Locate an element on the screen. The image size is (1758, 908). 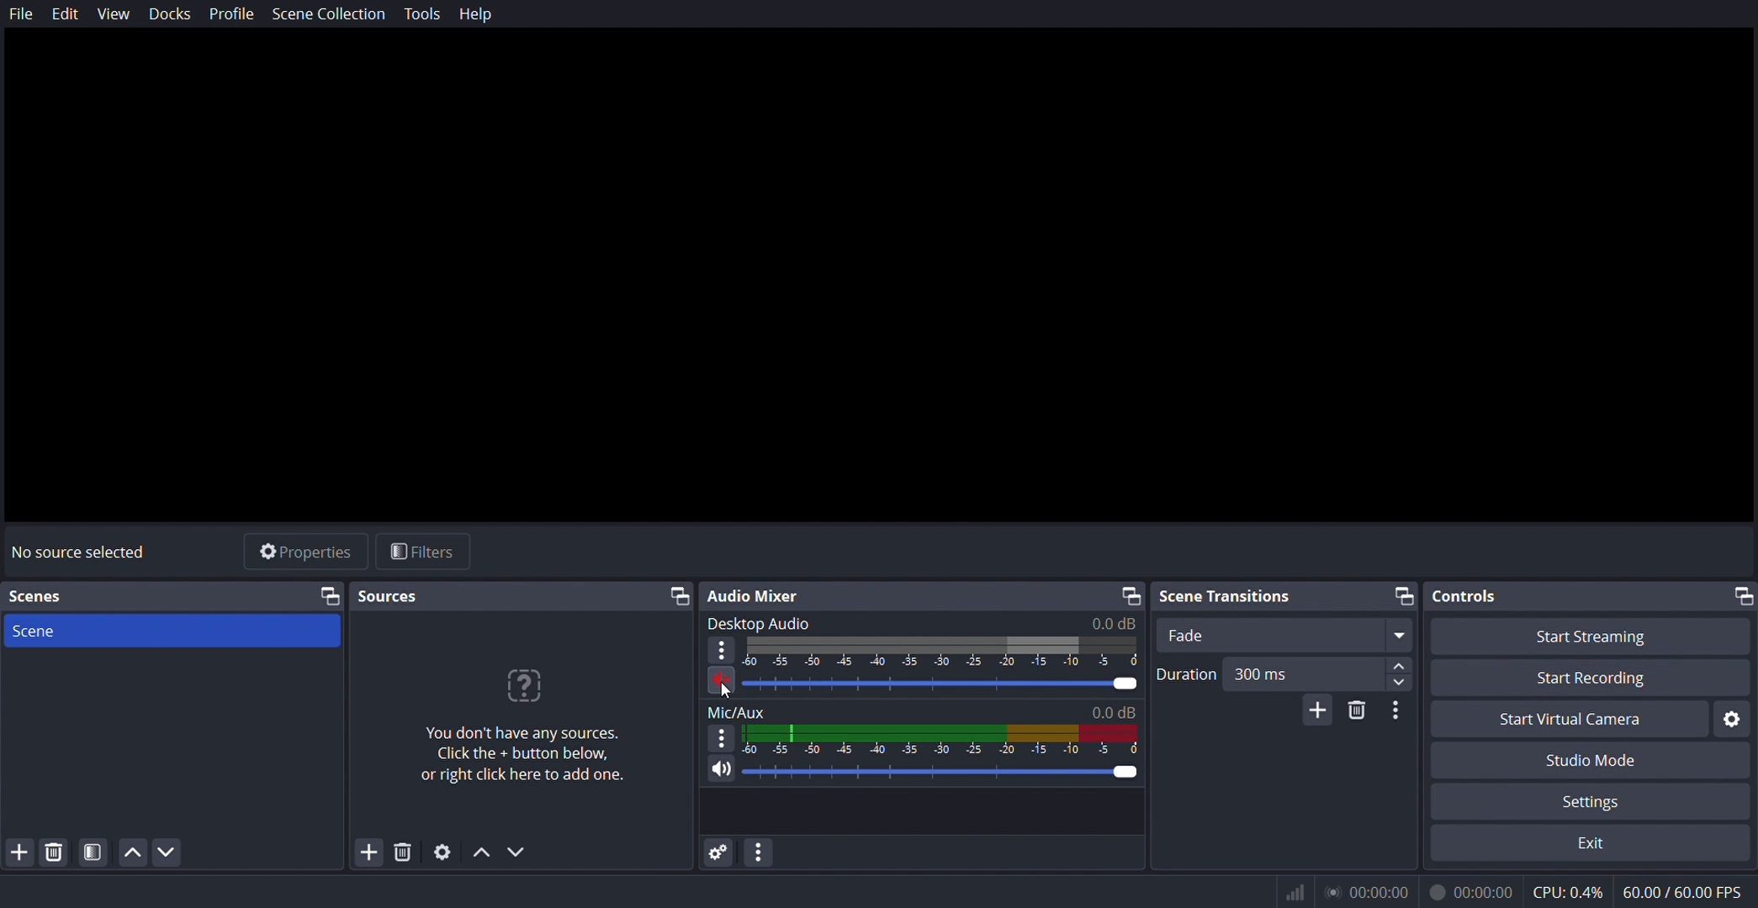
docks is located at coordinates (168, 14).